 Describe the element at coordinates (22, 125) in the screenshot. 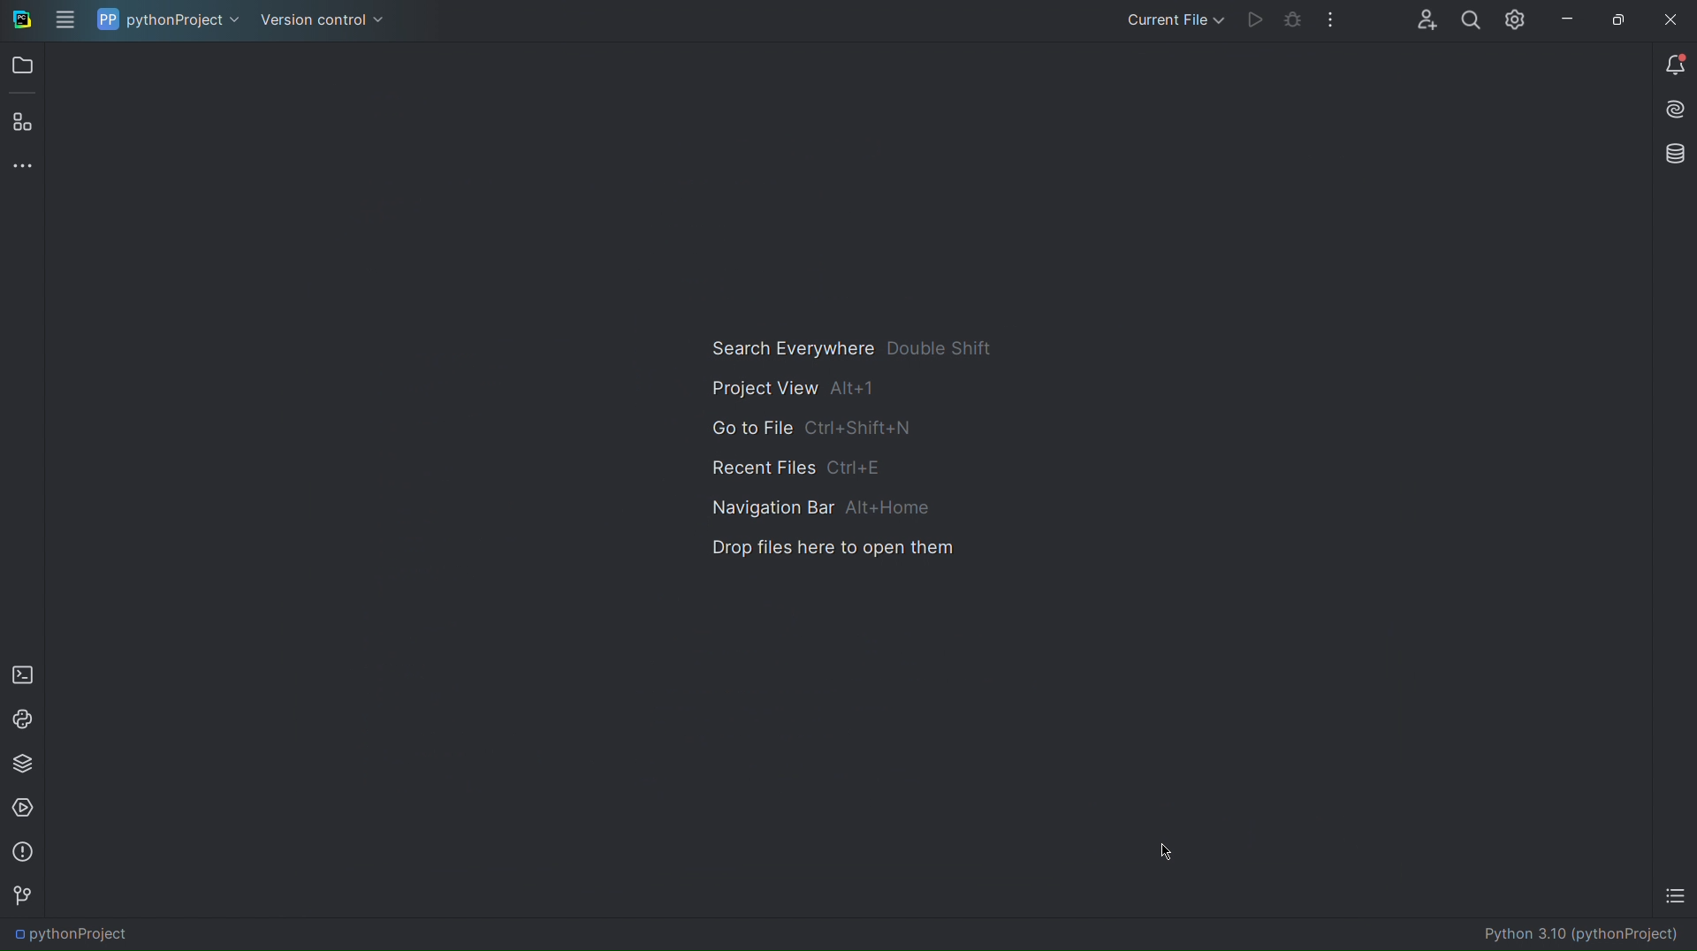

I see `Plugins` at that location.